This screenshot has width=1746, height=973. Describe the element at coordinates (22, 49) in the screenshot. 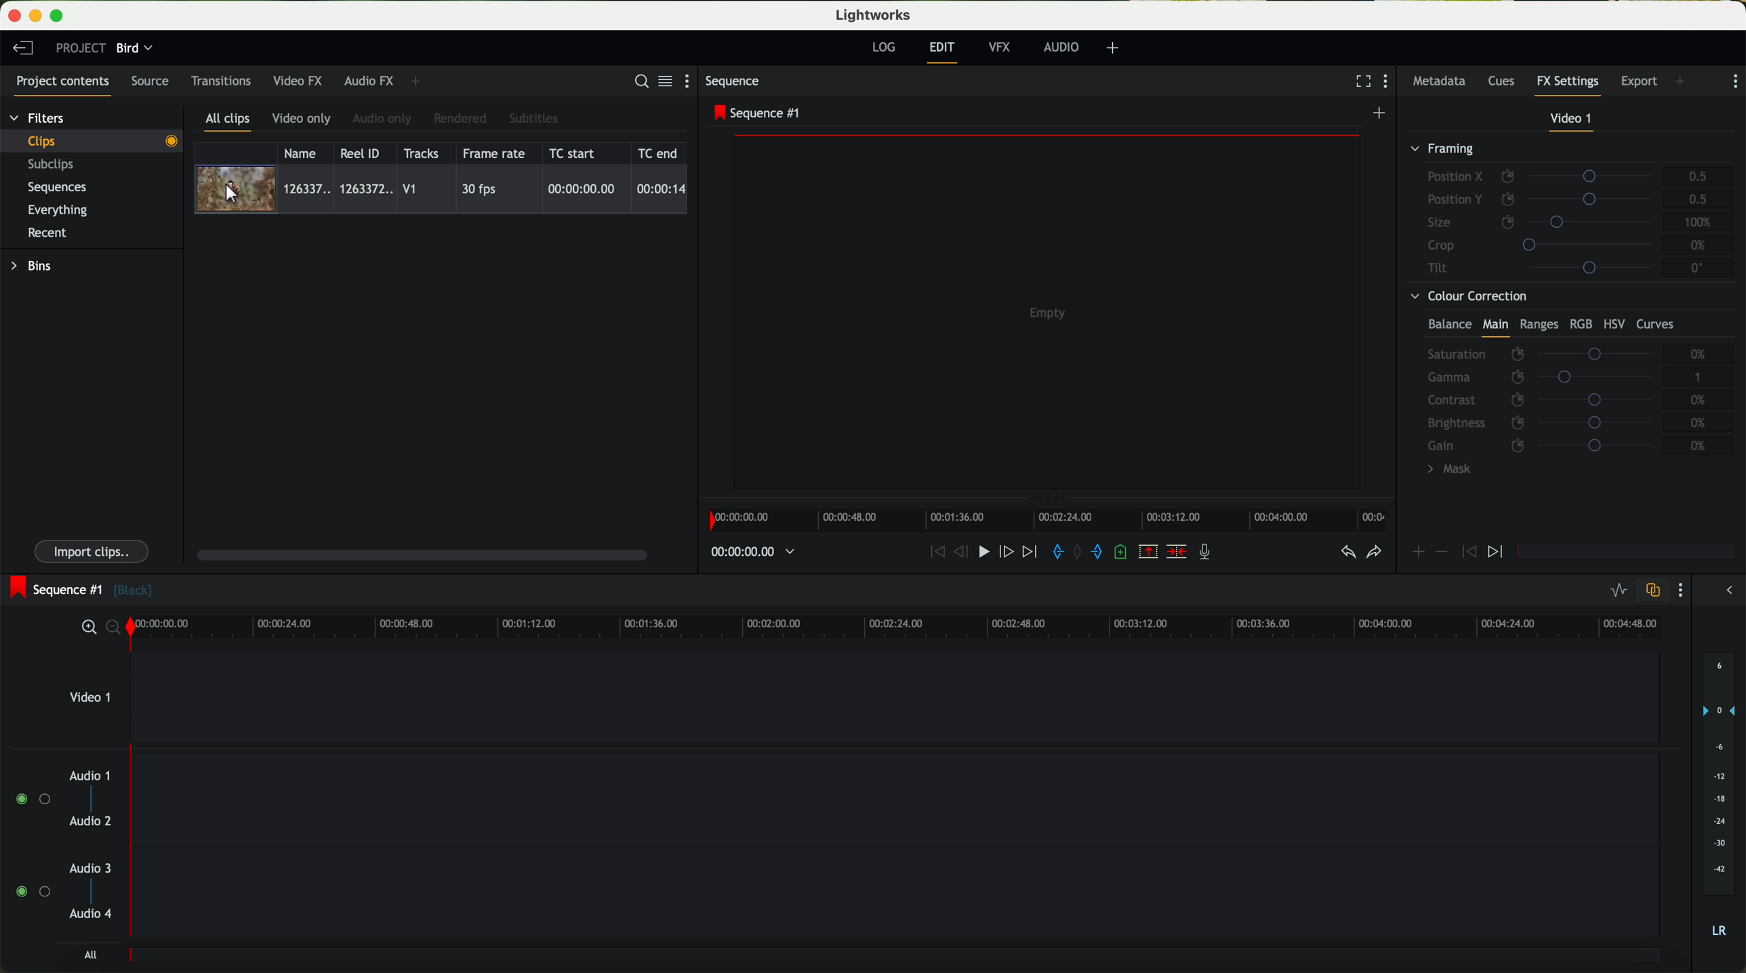

I see `leave` at that location.